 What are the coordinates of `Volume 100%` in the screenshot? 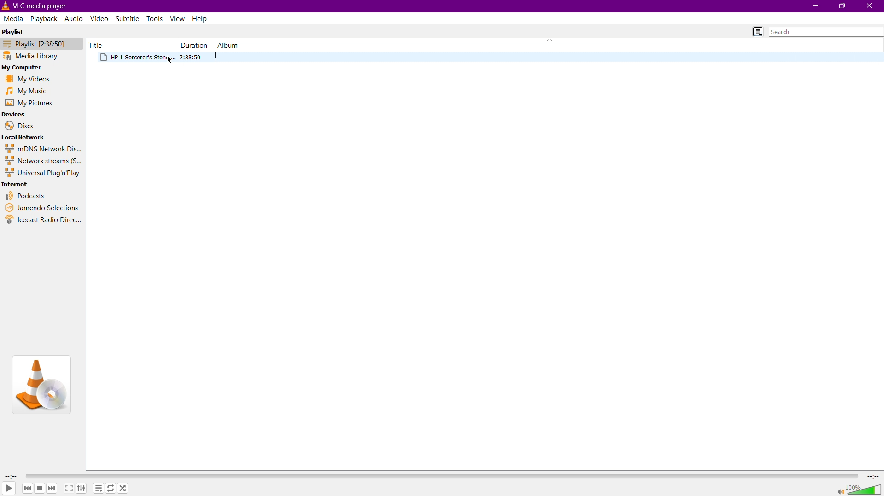 It's located at (860, 488).